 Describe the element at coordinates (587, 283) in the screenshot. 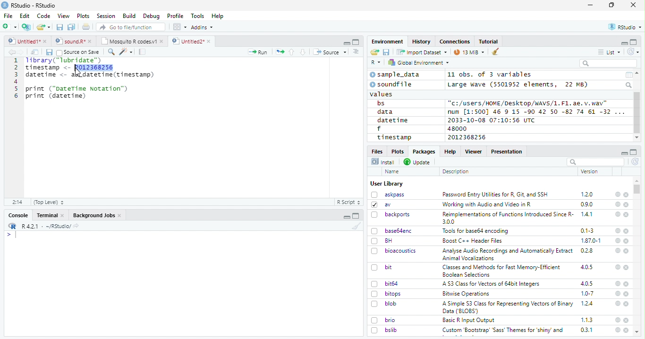

I see `4.0.5` at that location.